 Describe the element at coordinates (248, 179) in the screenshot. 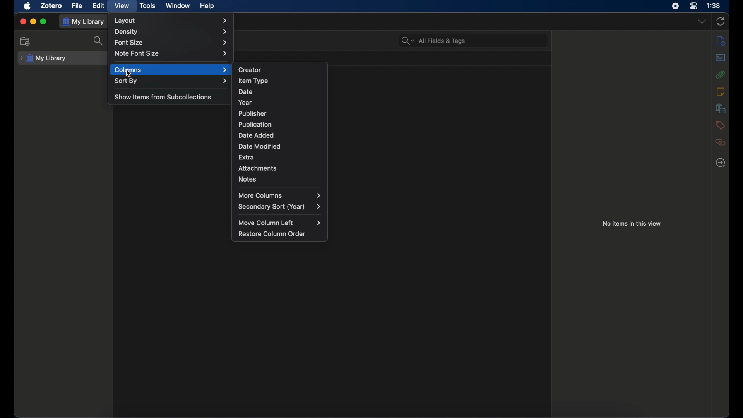

I see `notes` at that location.